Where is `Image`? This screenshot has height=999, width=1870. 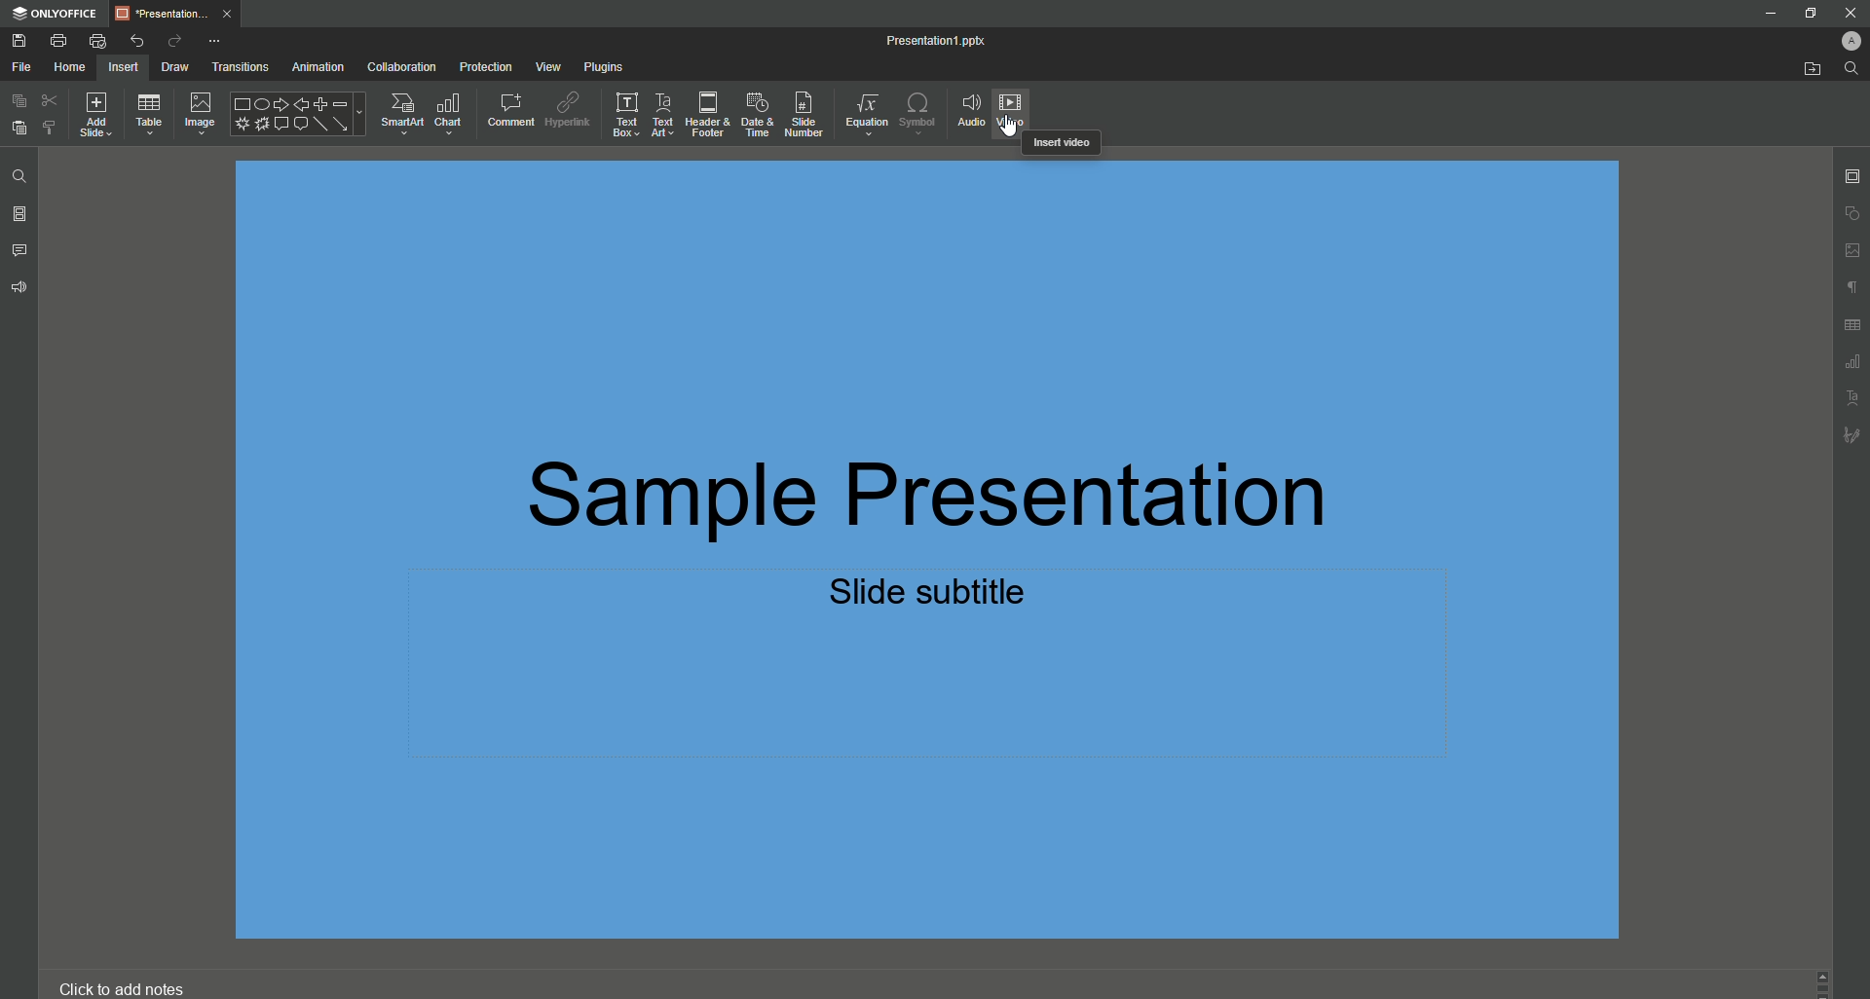 Image is located at coordinates (200, 114).